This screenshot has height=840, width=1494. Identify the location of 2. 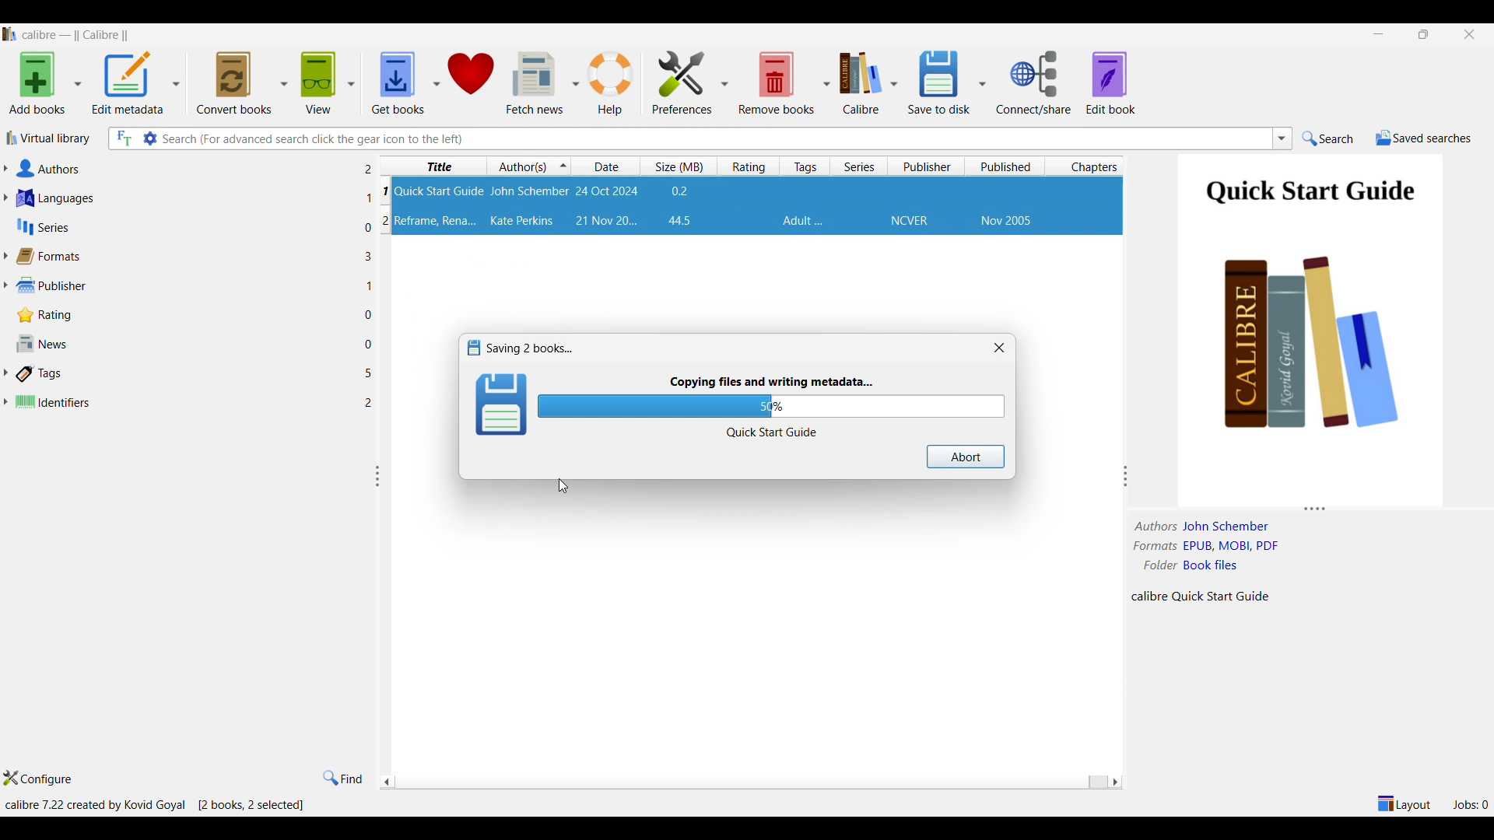
(381, 220).